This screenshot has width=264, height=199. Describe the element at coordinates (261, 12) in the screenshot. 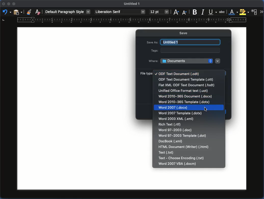

I see `More` at that location.